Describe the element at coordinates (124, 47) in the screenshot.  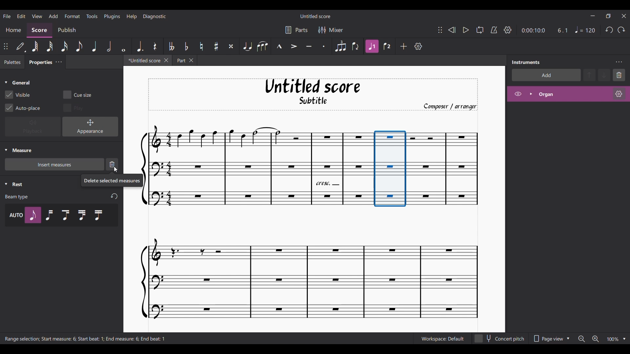
I see `Whole note` at that location.